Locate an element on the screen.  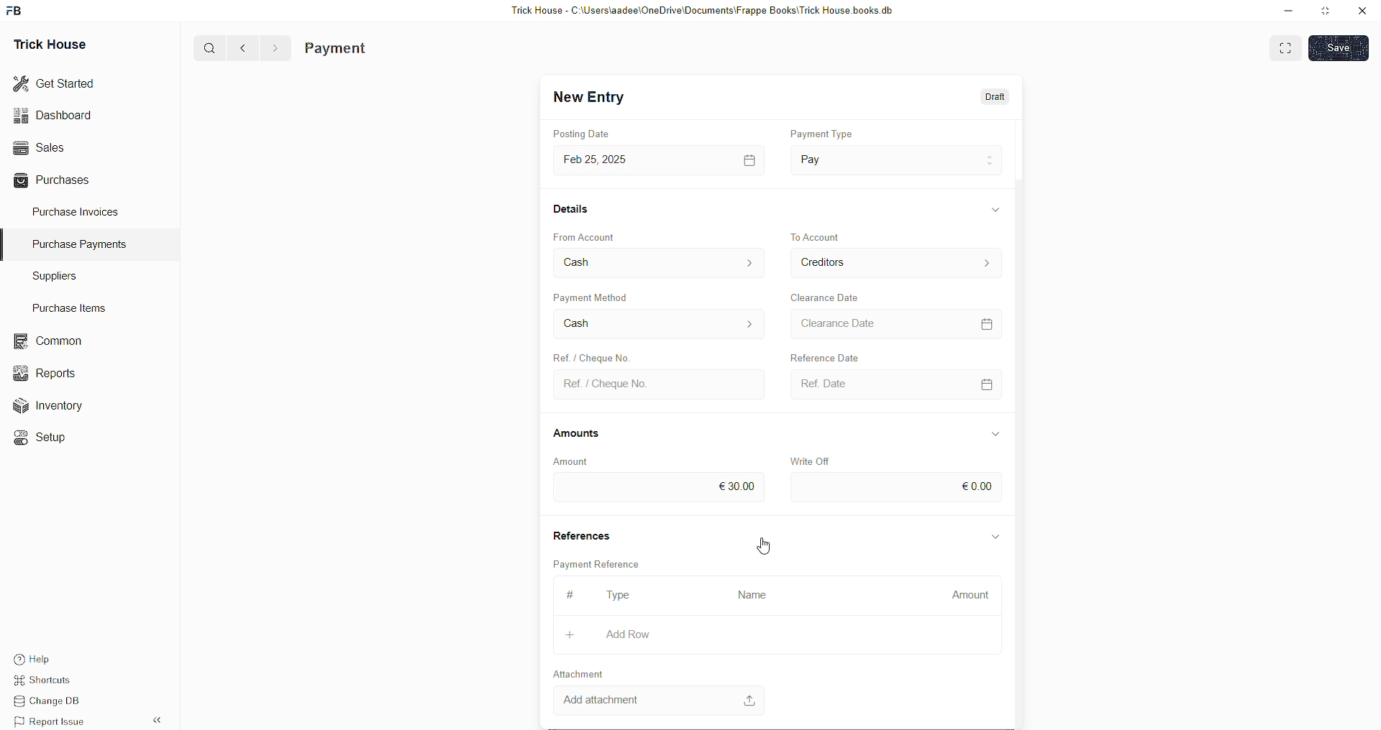
 Help is located at coordinates (54, 657).